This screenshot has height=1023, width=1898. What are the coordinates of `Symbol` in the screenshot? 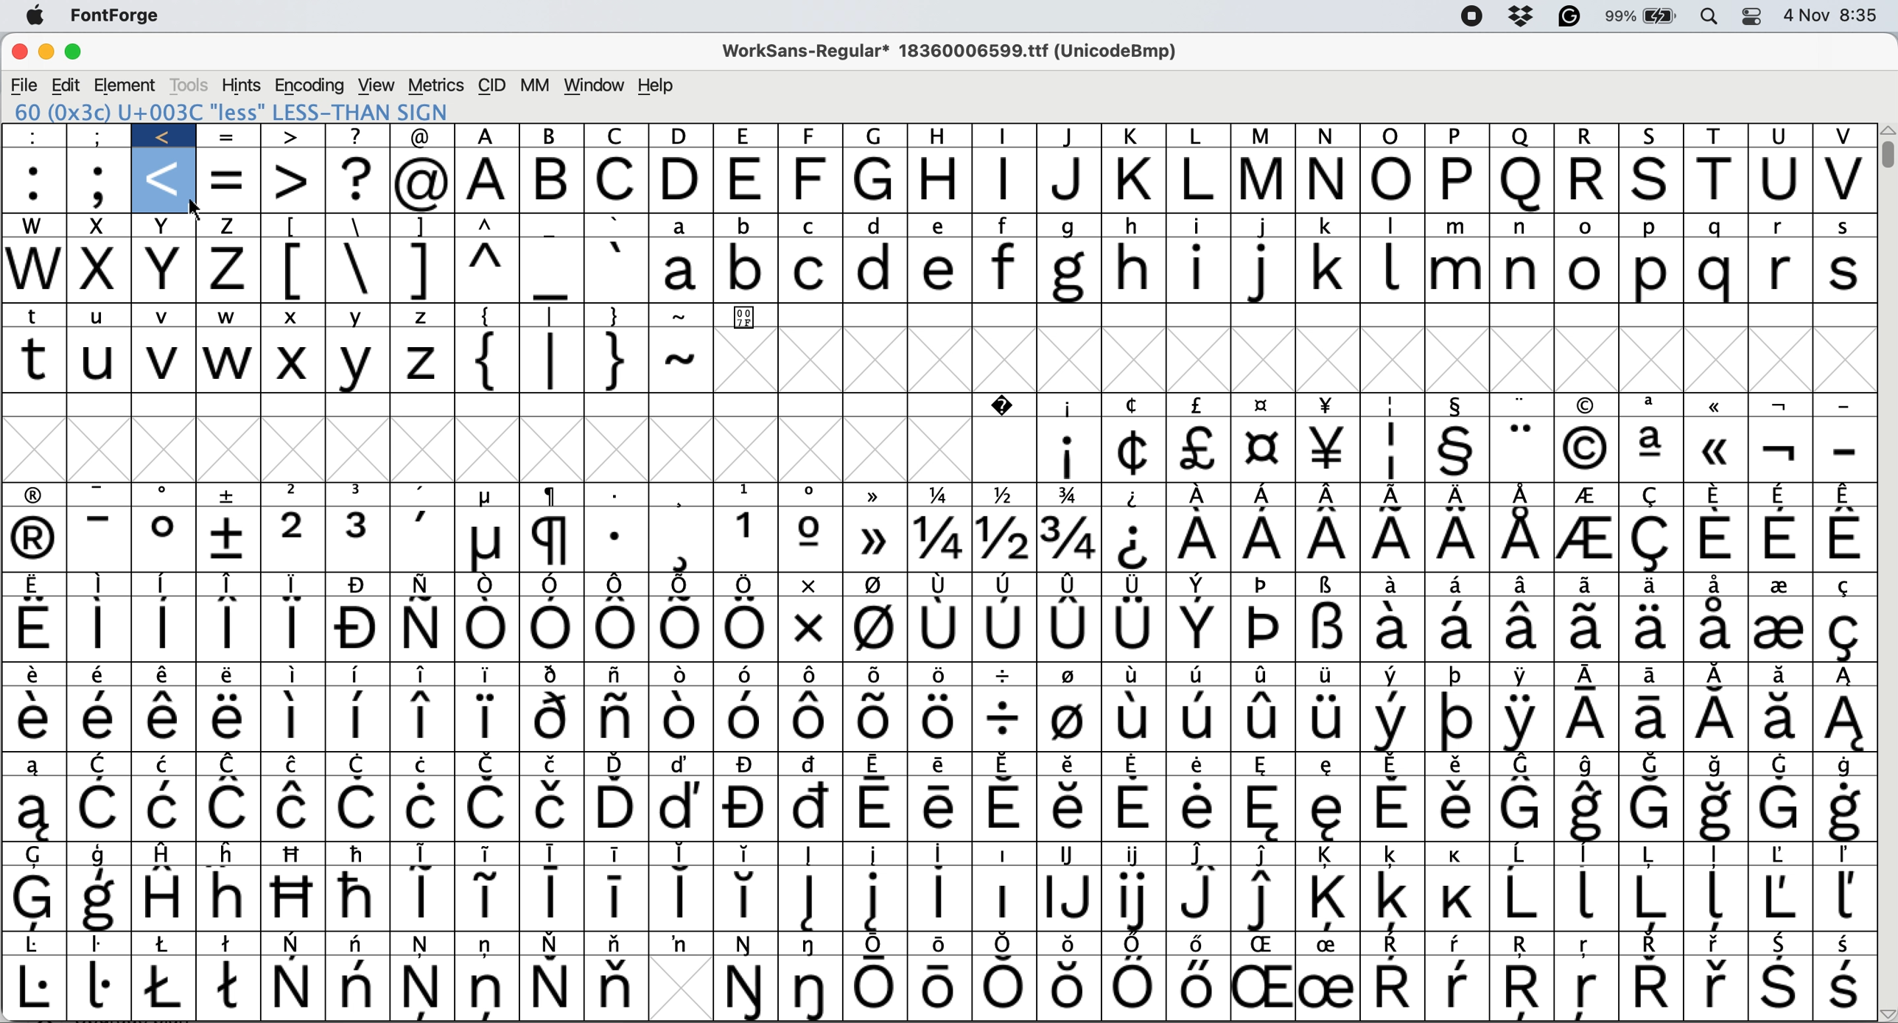 It's located at (808, 540).